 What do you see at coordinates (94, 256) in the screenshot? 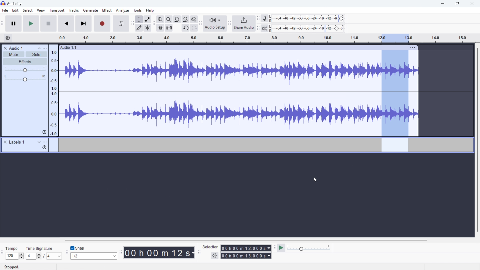
I see `select snapping` at bounding box center [94, 256].